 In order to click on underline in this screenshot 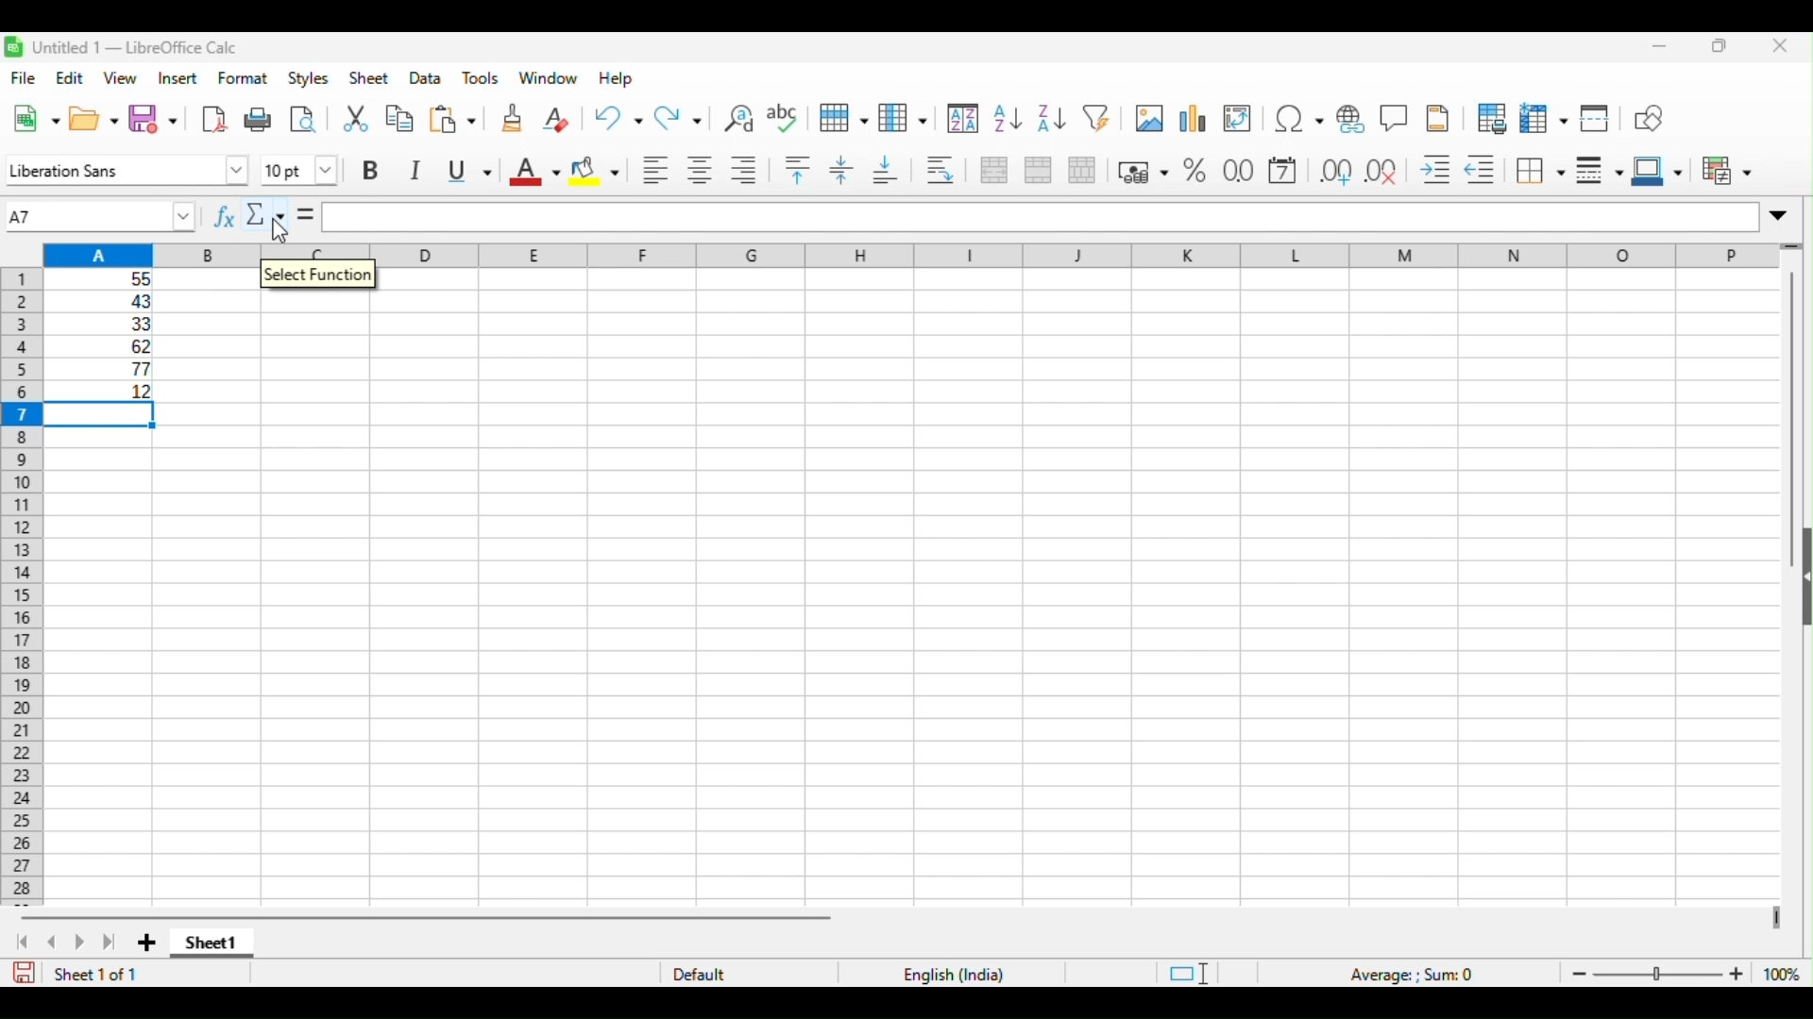, I will do `click(472, 171)`.